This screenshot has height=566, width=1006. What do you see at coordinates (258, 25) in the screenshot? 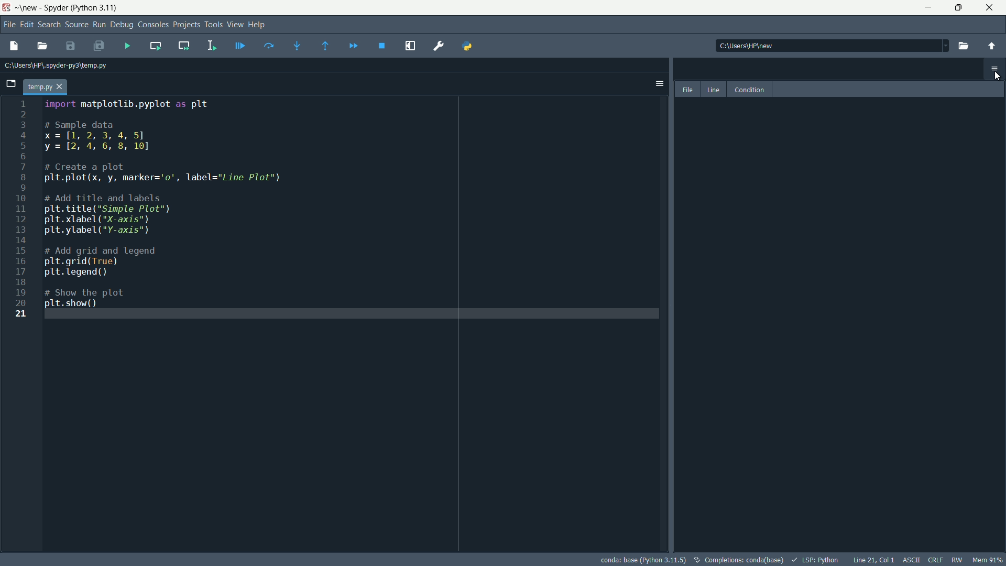
I see `help menu` at bounding box center [258, 25].